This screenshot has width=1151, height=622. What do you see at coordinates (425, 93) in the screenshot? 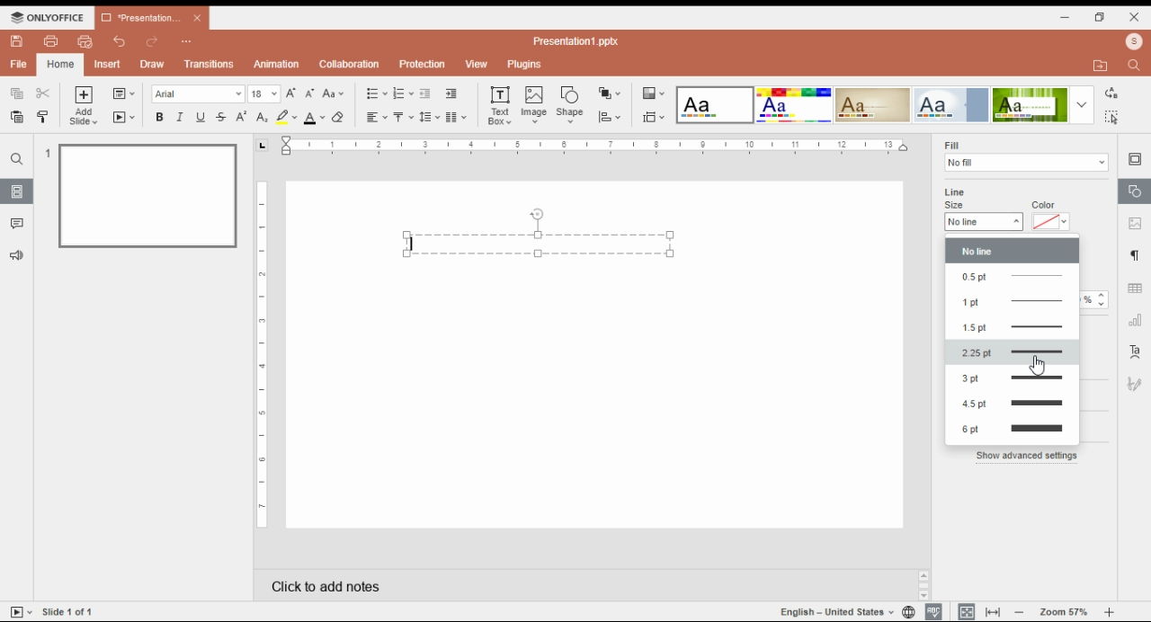
I see `decrease indent` at bounding box center [425, 93].